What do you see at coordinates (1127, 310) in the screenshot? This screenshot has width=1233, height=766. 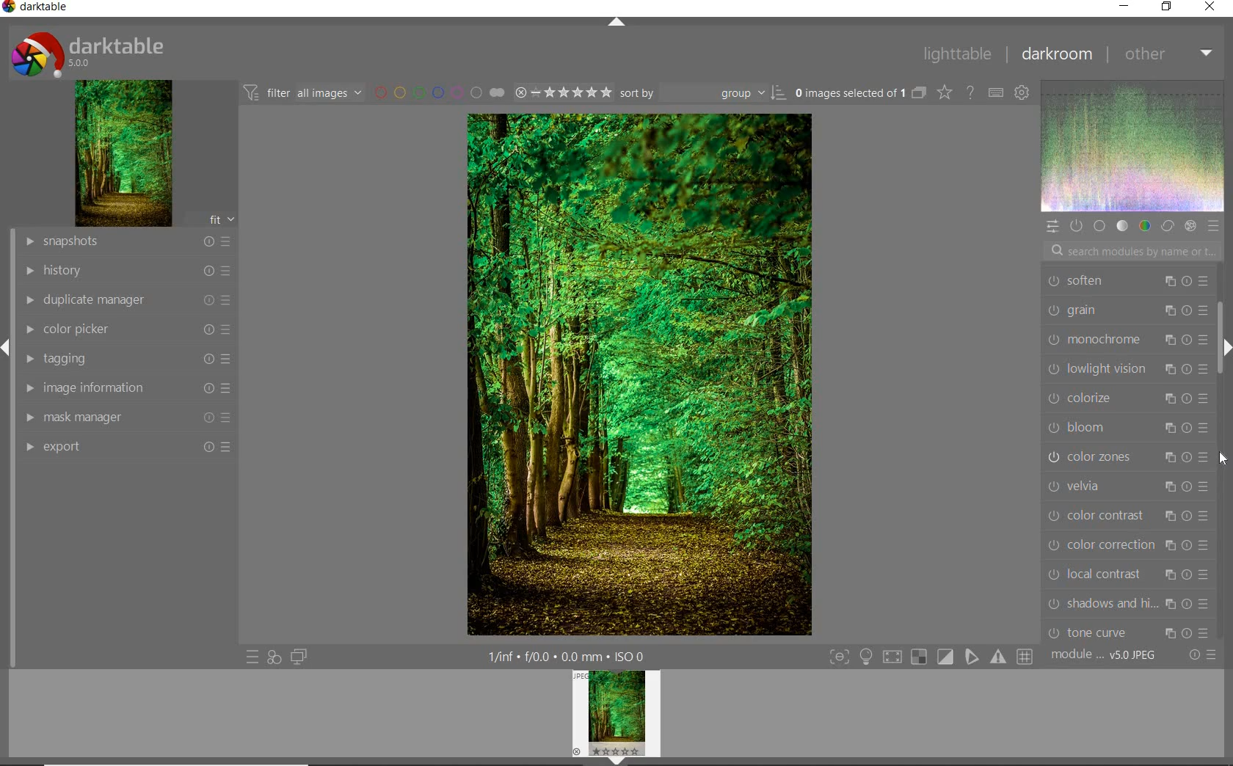 I see `grain` at bounding box center [1127, 310].